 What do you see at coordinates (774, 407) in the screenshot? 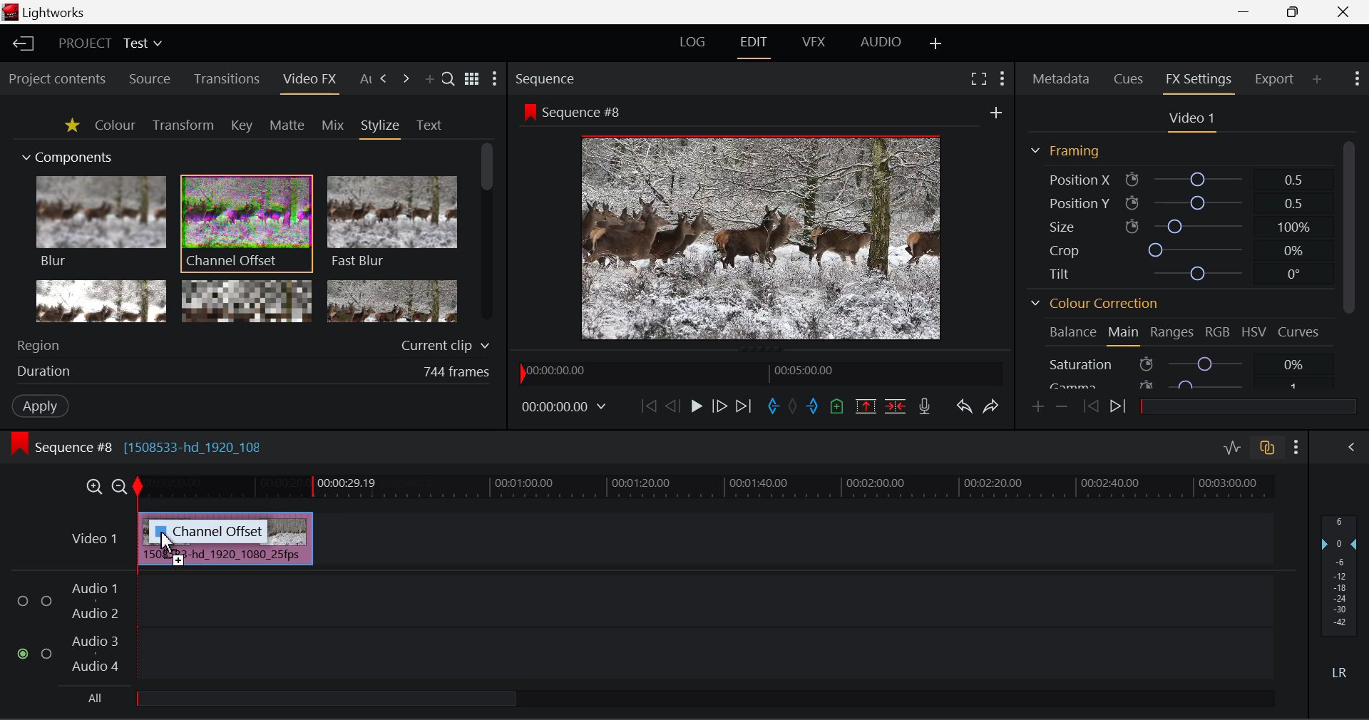
I see `Mark In` at bounding box center [774, 407].